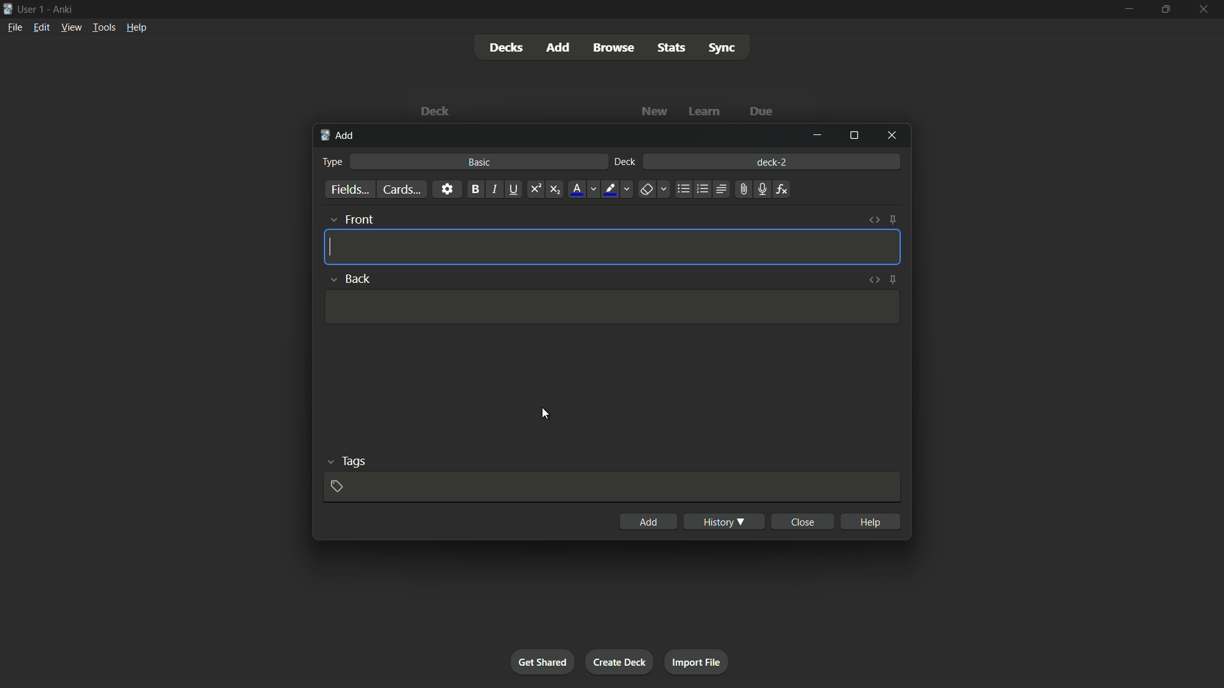  What do you see at coordinates (557, 47) in the screenshot?
I see `add` at bounding box center [557, 47].